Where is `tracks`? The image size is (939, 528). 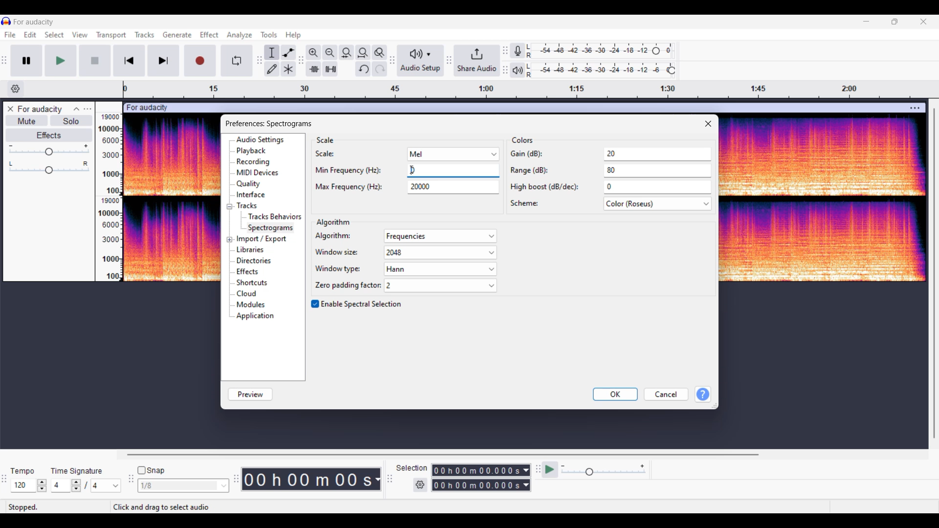
tracks is located at coordinates (249, 206).